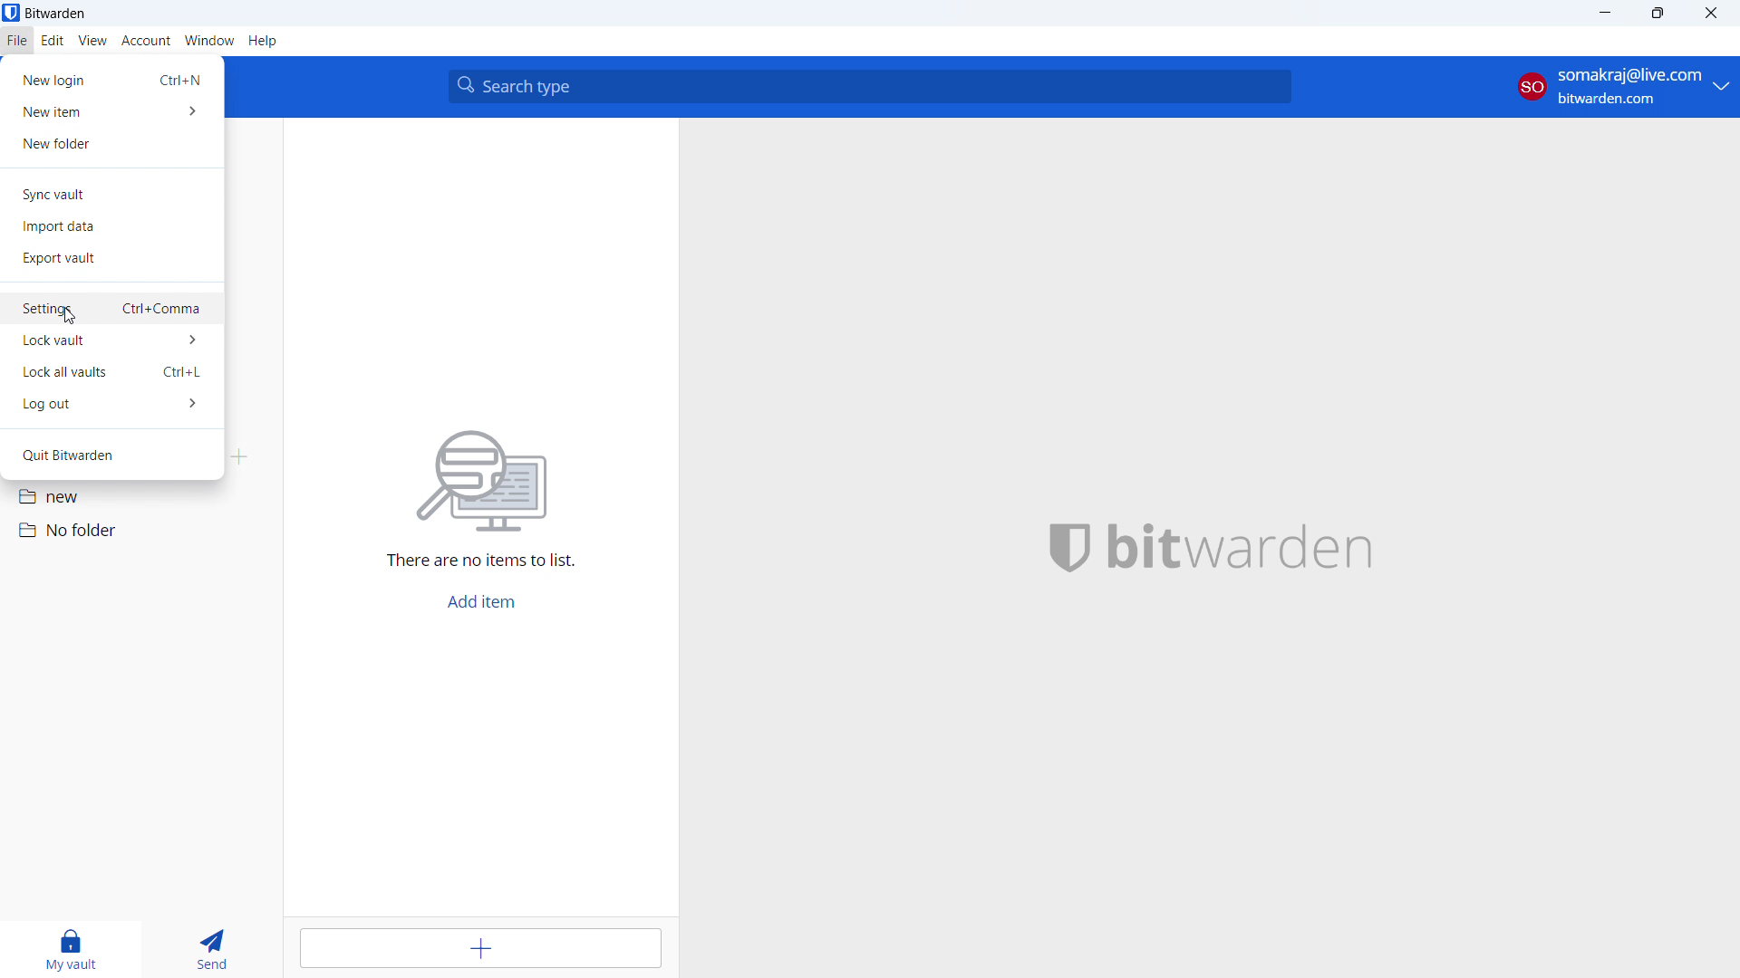 This screenshot has height=978, width=1740. Describe the element at coordinates (111, 80) in the screenshot. I see `new login` at that location.